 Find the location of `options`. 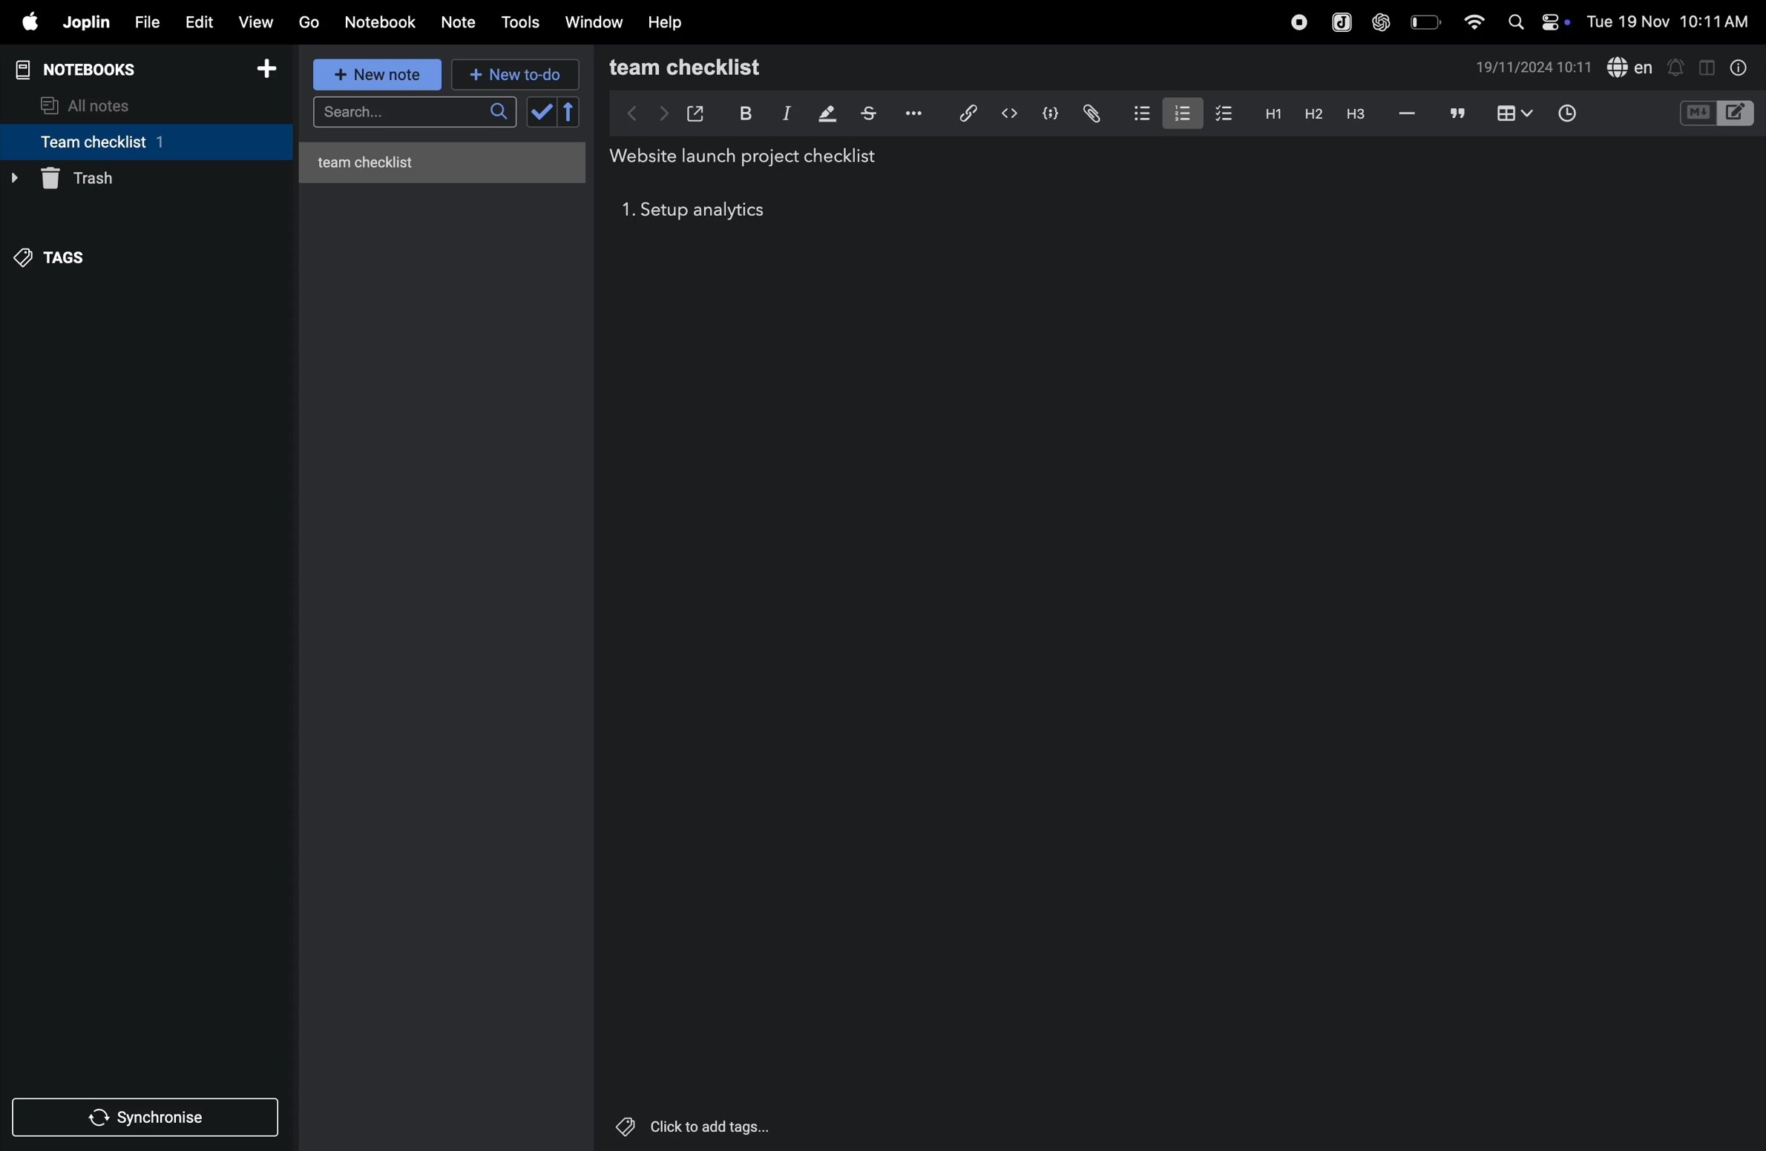

options is located at coordinates (911, 113).